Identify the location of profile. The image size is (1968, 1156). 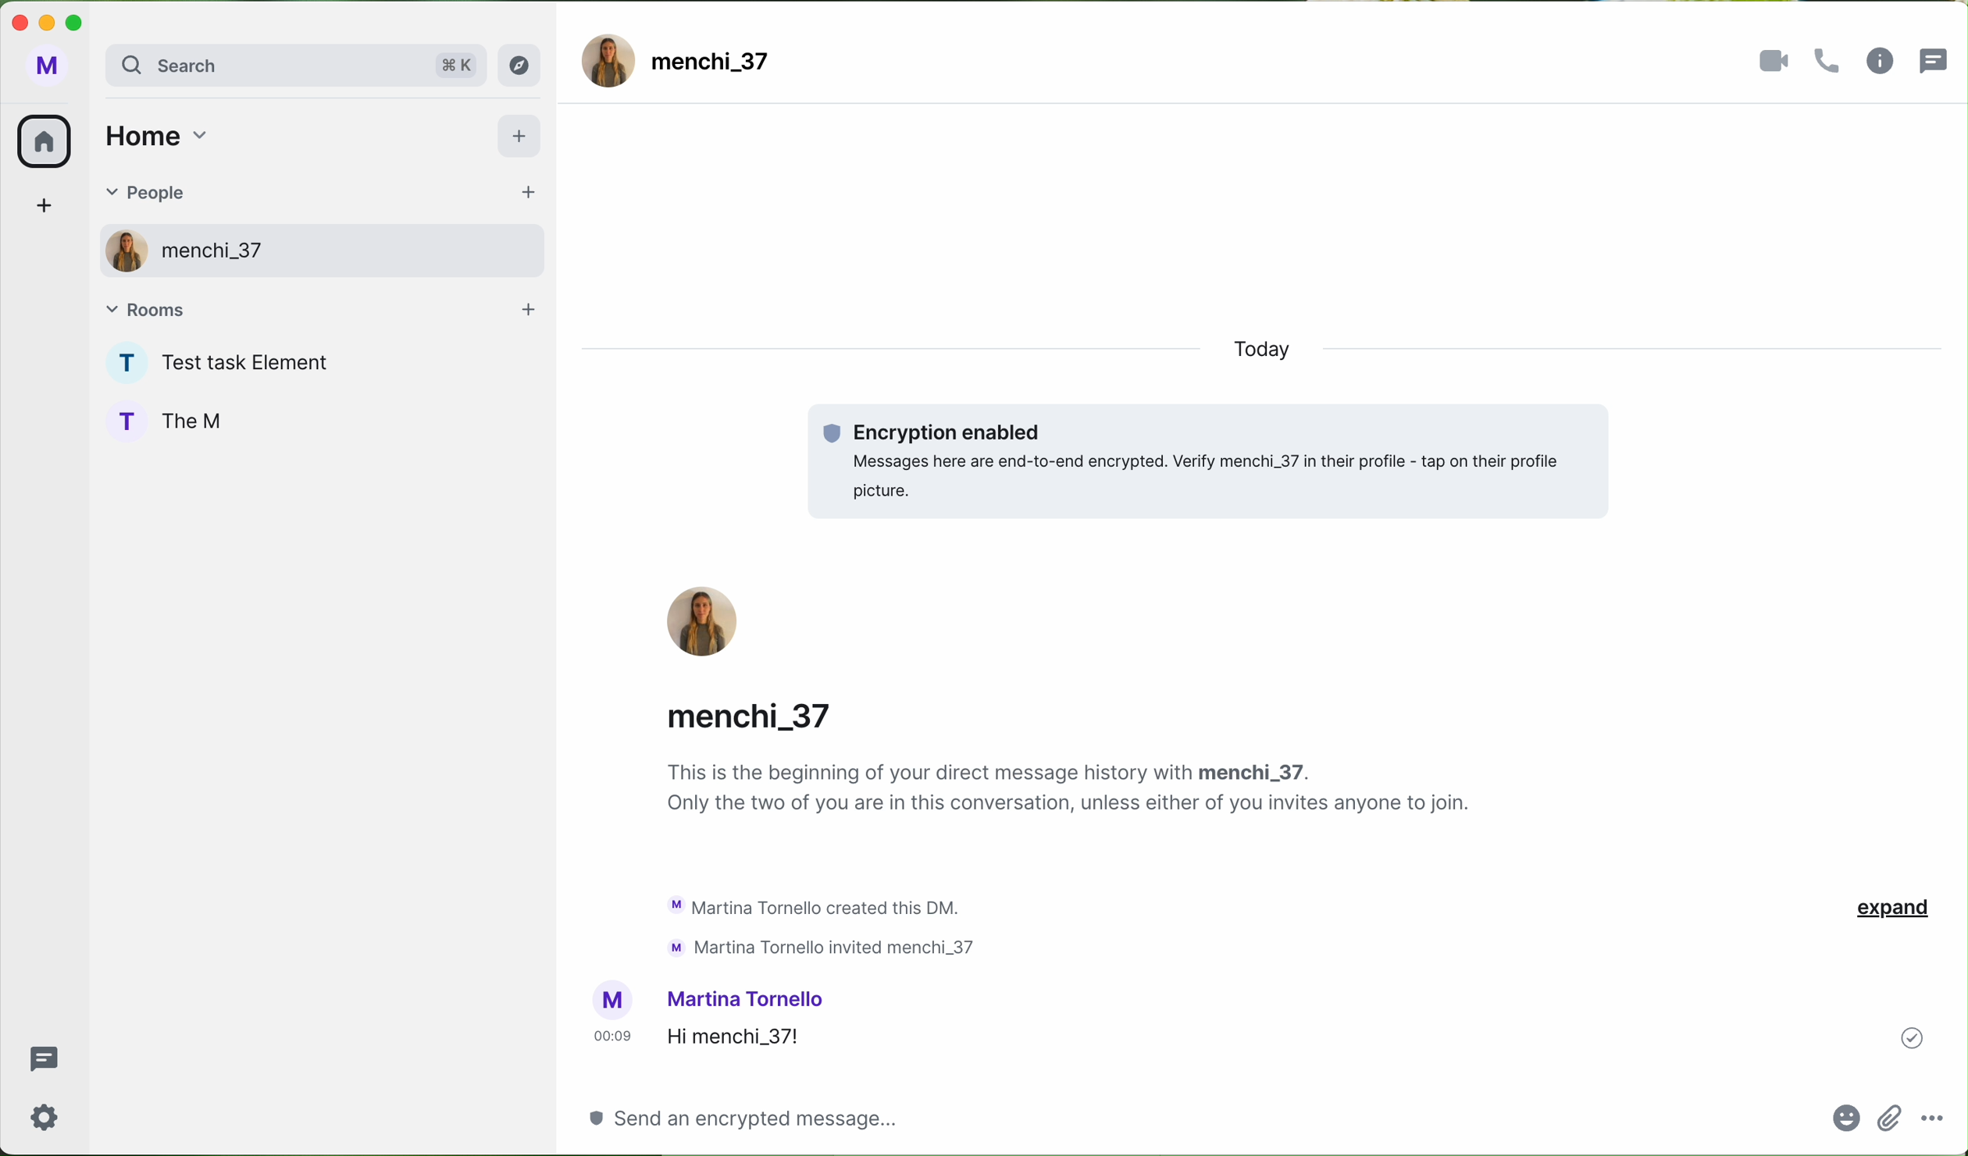
(121, 363).